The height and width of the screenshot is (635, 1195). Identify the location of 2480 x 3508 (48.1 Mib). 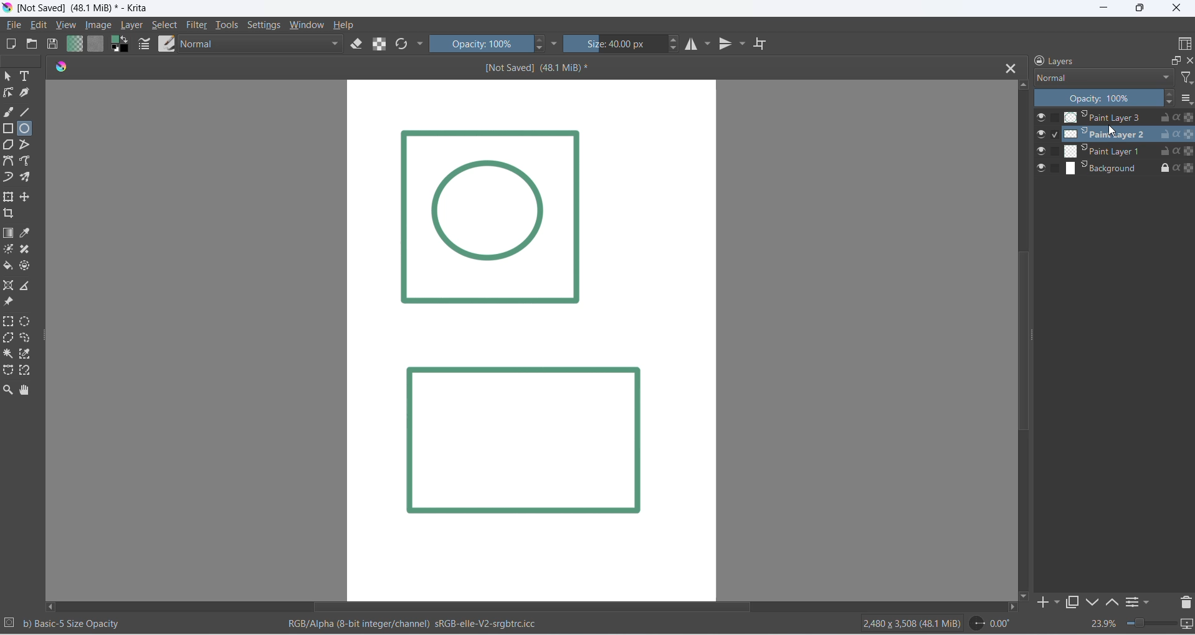
(902, 624).